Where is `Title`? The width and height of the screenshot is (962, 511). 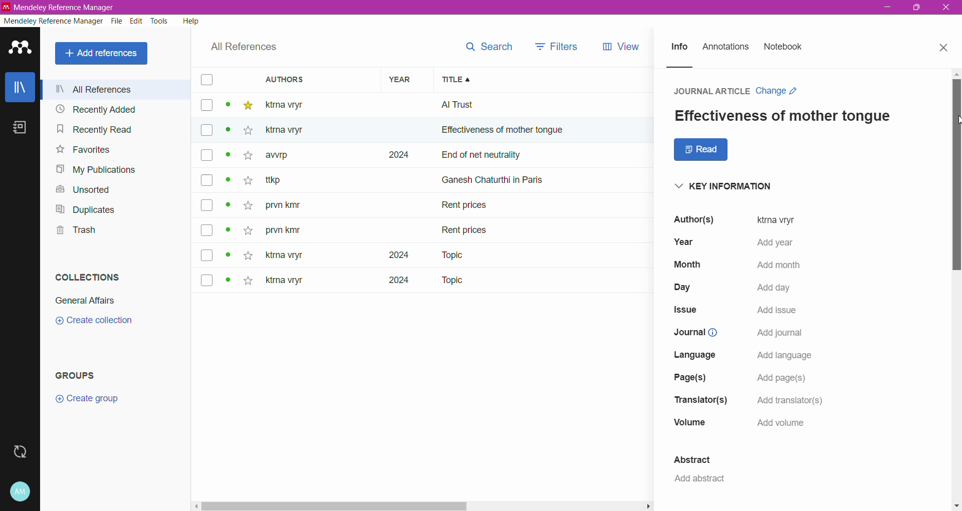
Title is located at coordinates (549, 80).